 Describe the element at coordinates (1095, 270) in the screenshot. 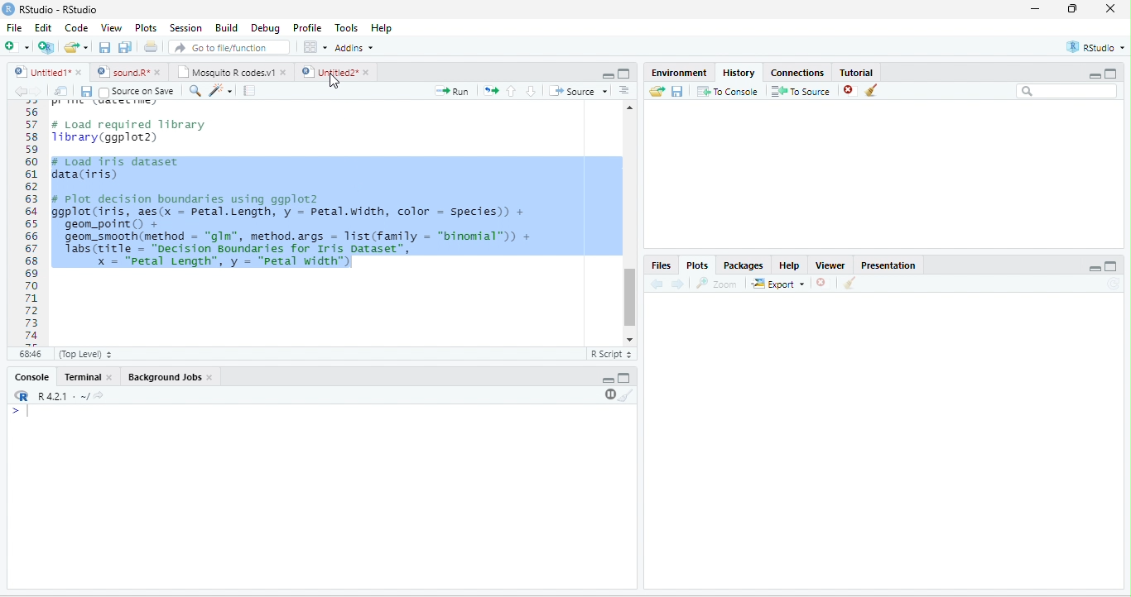

I see `Minimize` at that location.